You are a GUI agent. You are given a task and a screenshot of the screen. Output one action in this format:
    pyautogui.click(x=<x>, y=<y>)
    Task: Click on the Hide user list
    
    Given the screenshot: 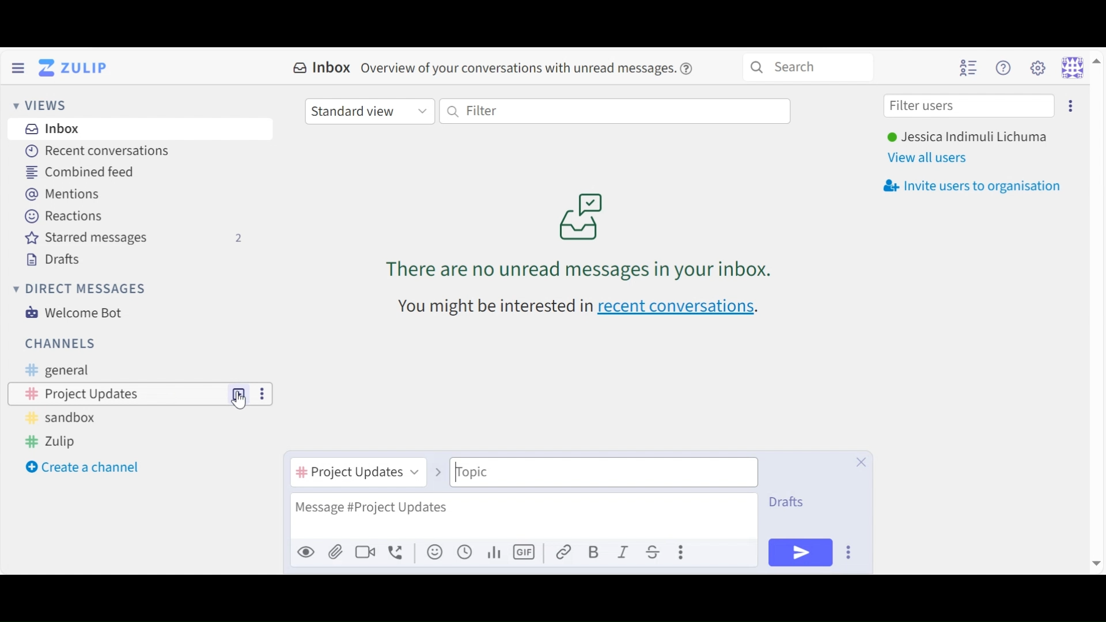 What is the action you would take?
    pyautogui.click(x=968, y=67)
    